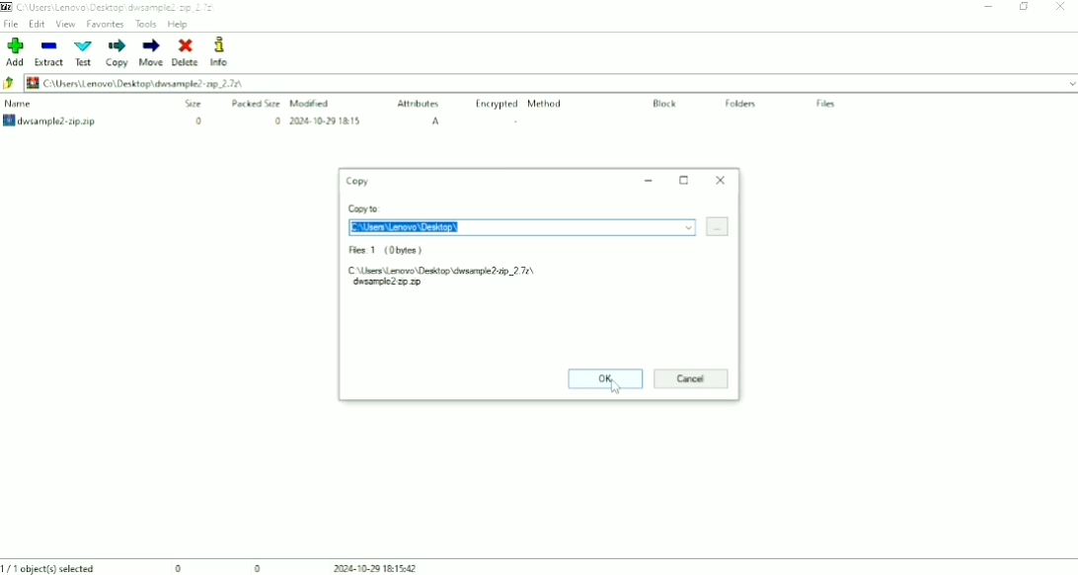  What do you see at coordinates (665, 104) in the screenshot?
I see `Block` at bounding box center [665, 104].